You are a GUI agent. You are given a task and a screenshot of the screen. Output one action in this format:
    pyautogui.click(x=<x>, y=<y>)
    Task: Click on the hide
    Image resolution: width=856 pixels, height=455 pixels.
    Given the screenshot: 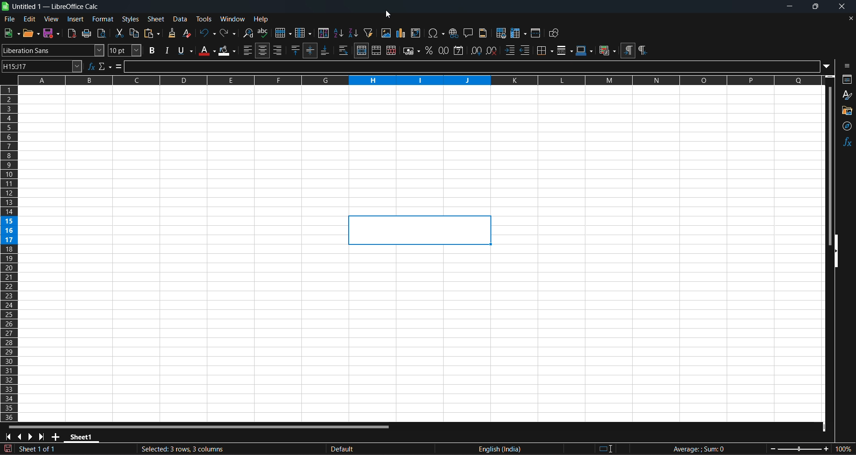 What is the action you would take?
    pyautogui.click(x=837, y=253)
    